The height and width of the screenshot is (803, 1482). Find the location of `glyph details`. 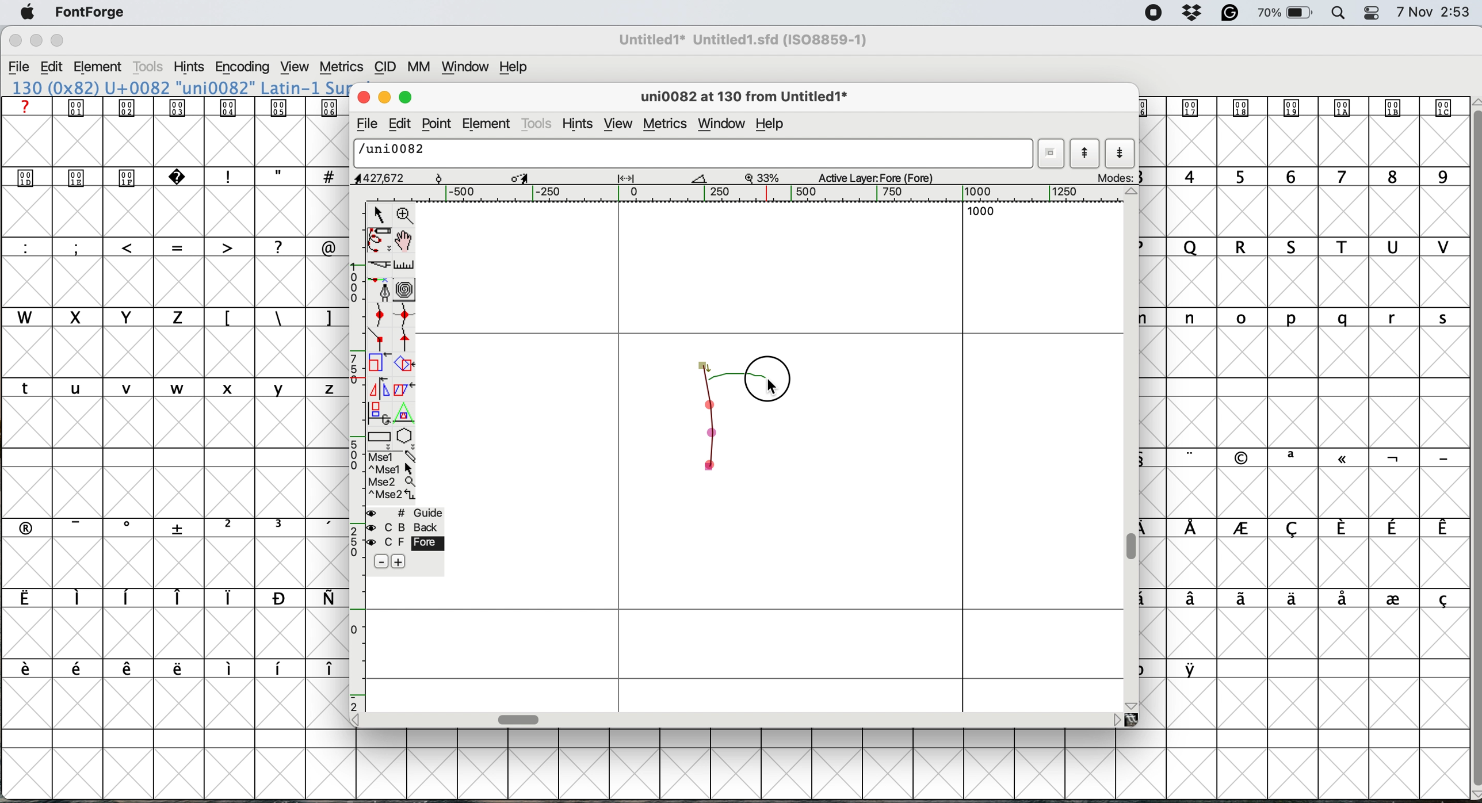

glyph details is located at coordinates (751, 98).